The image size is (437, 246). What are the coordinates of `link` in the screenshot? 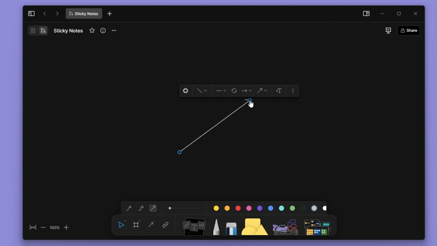 It's located at (166, 225).